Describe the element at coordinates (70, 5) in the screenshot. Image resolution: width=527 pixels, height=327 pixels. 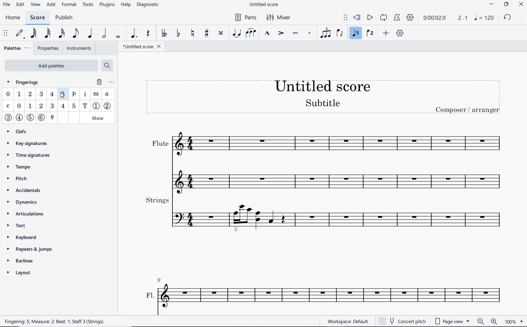
I see `format` at that location.